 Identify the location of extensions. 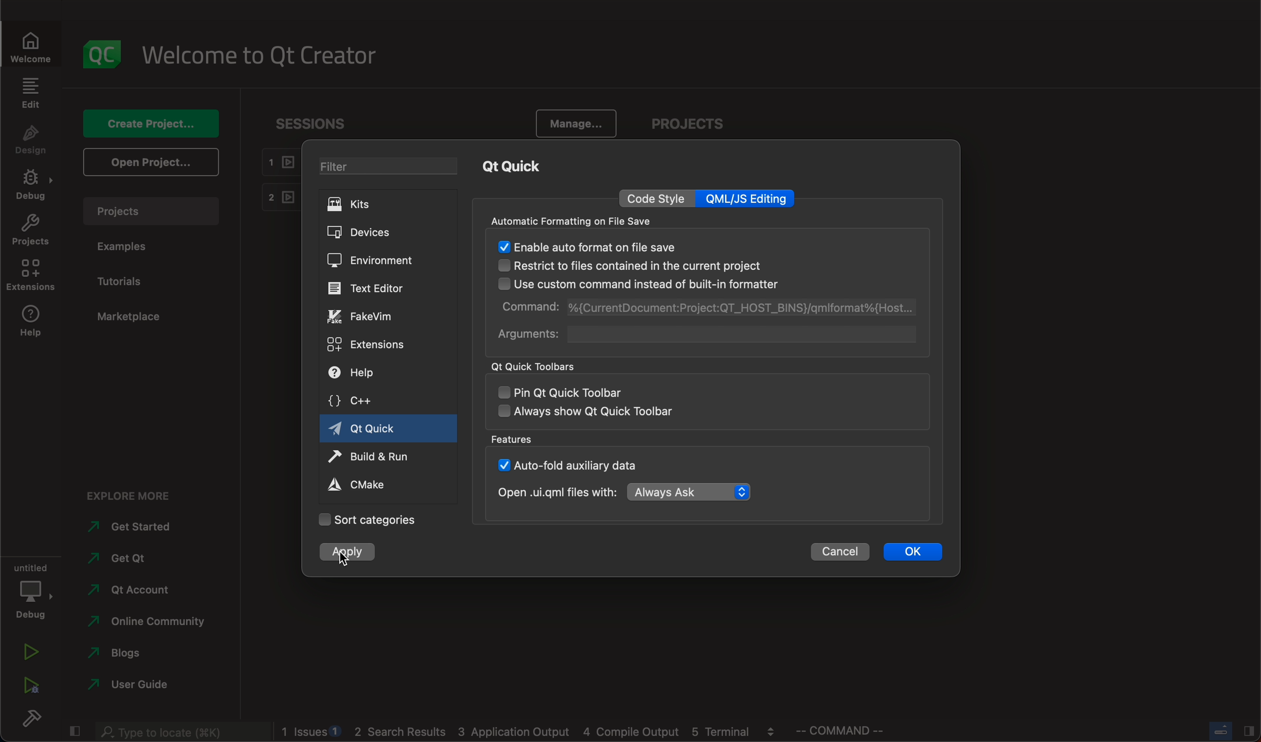
(30, 275).